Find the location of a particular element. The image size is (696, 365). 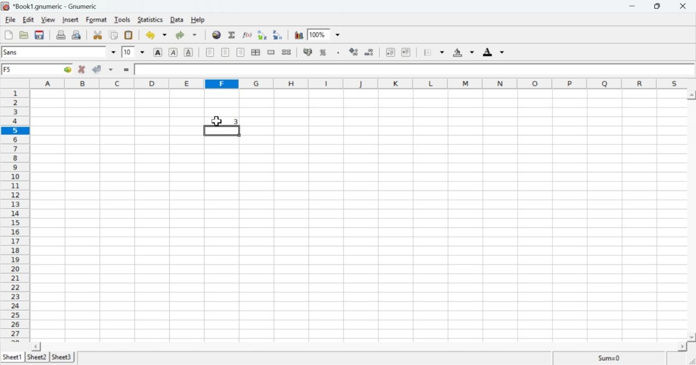

Sheet1 is located at coordinates (13, 354).